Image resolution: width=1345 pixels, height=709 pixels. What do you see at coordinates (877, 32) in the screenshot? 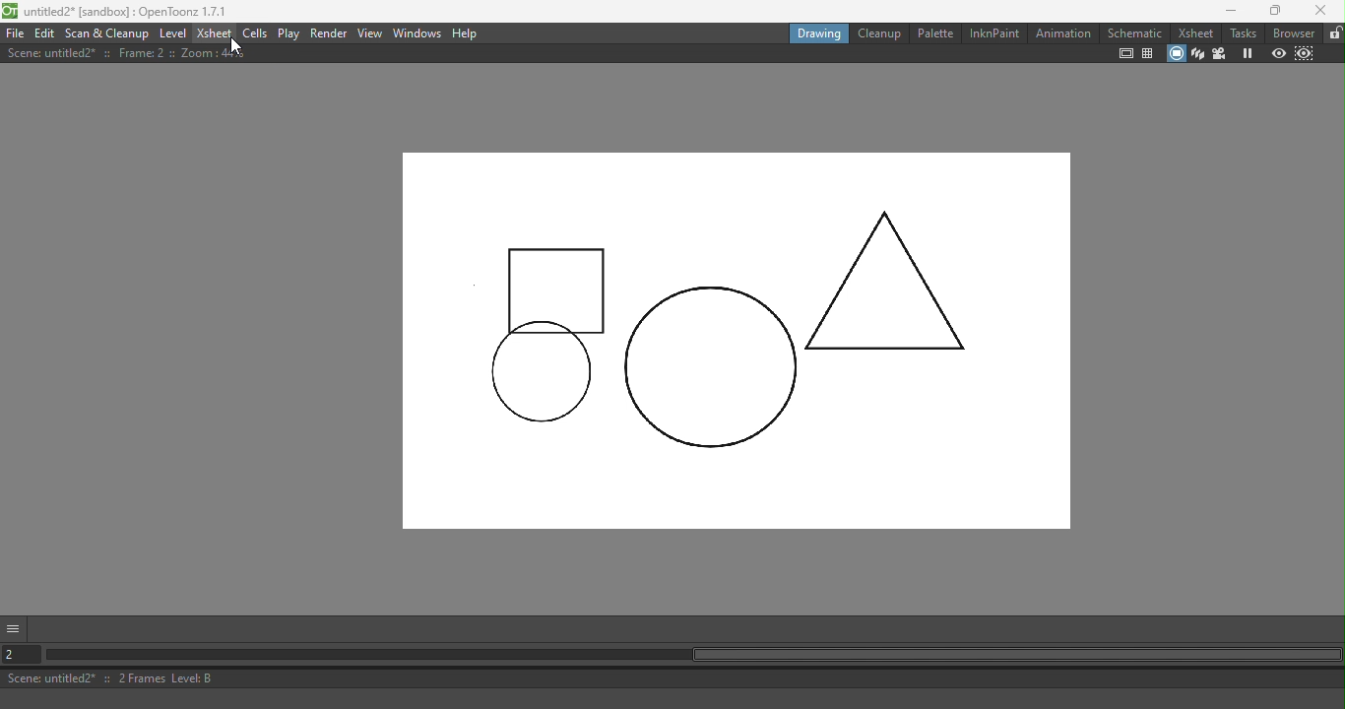
I see `Cleanup` at bounding box center [877, 32].